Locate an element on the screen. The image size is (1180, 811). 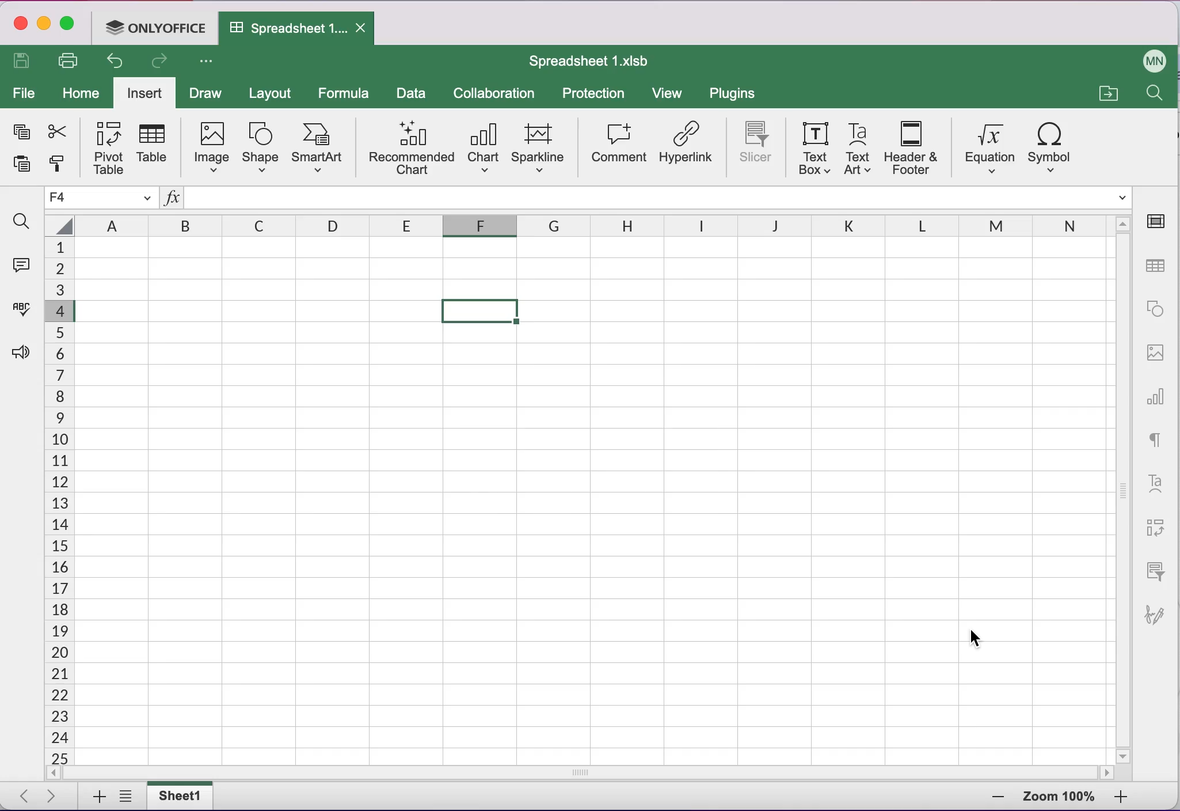
backwards is located at coordinates (113, 63).